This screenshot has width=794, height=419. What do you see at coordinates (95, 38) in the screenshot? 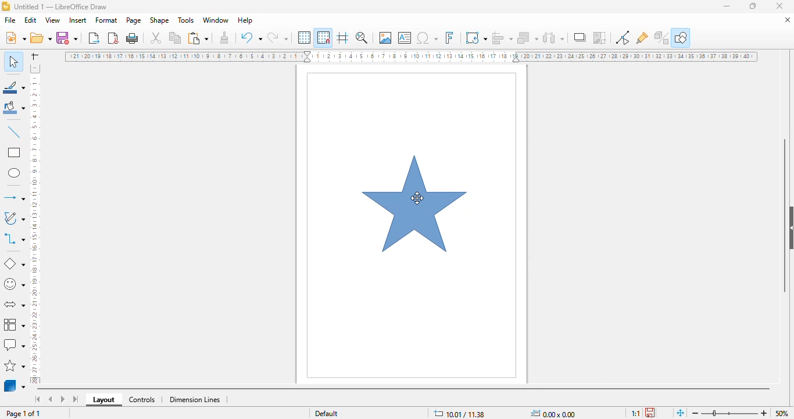
I see `export` at bounding box center [95, 38].